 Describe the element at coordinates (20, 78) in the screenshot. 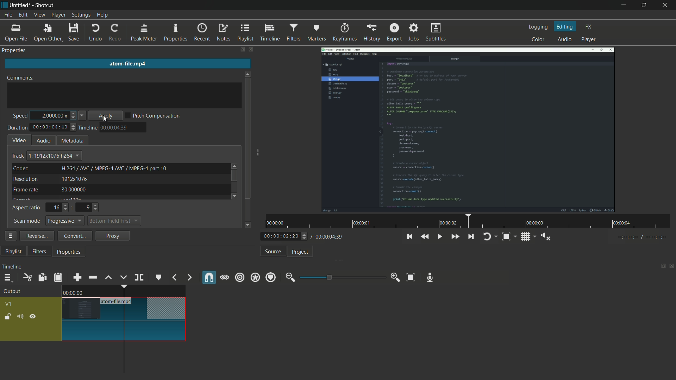

I see `comments` at that location.